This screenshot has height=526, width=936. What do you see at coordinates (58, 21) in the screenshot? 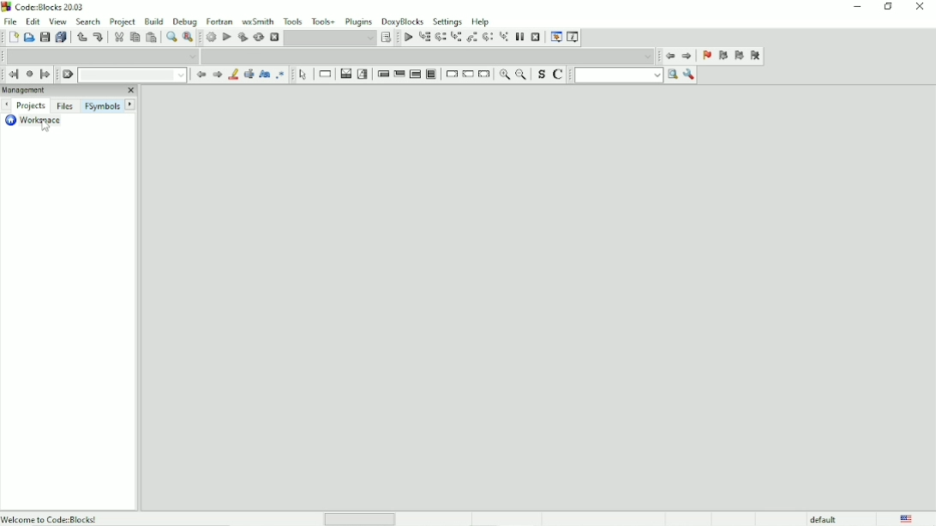
I see `View` at bounding box center [58, 21].